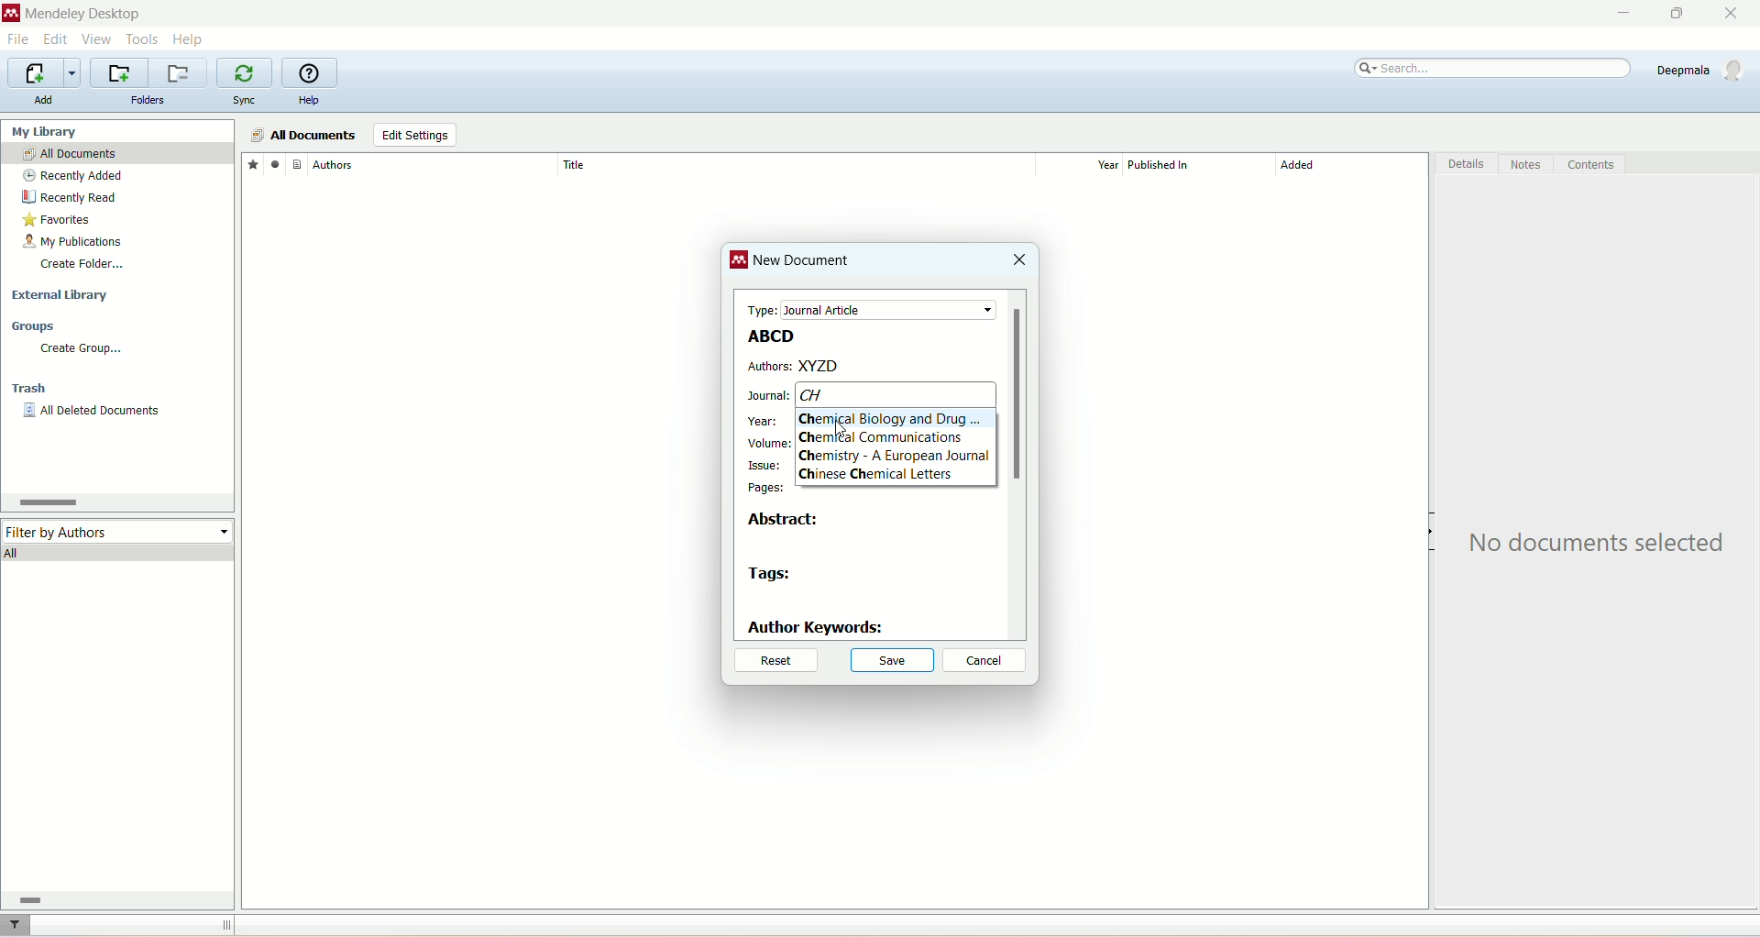 The height and width of the screenshot is (937, 1760). I want to click on horizontal scroll bar, so click(114, 899).